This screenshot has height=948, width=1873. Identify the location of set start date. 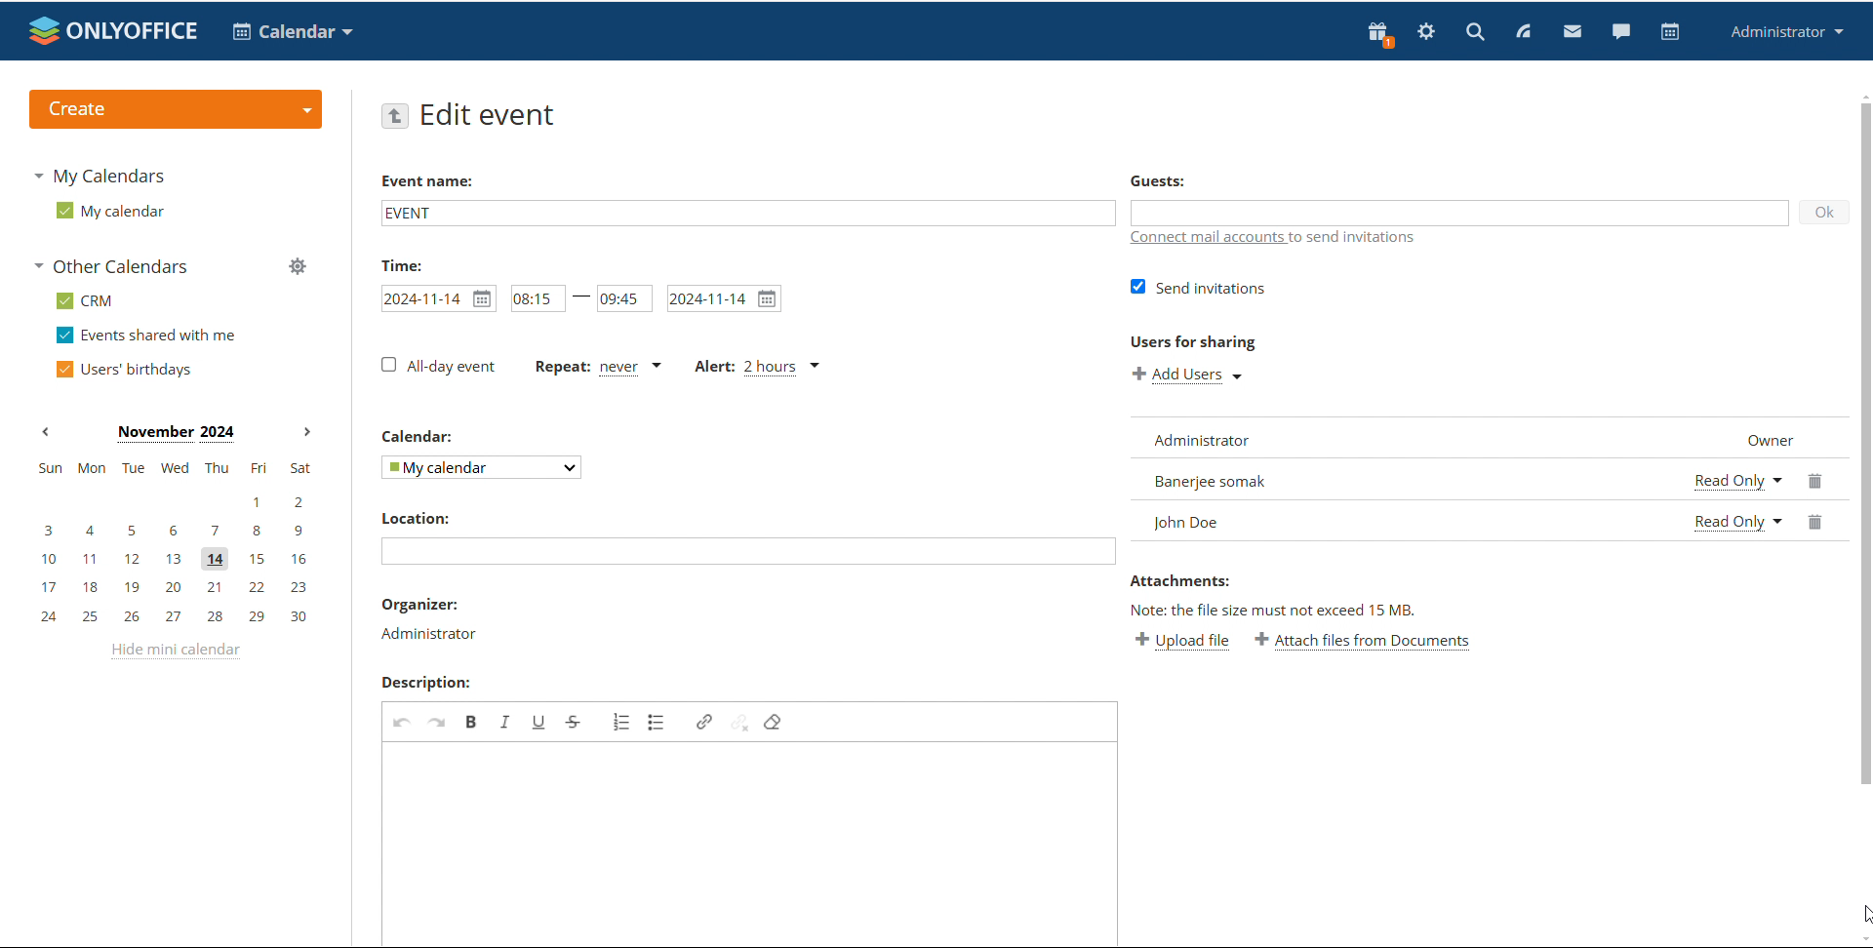
(438, 297).